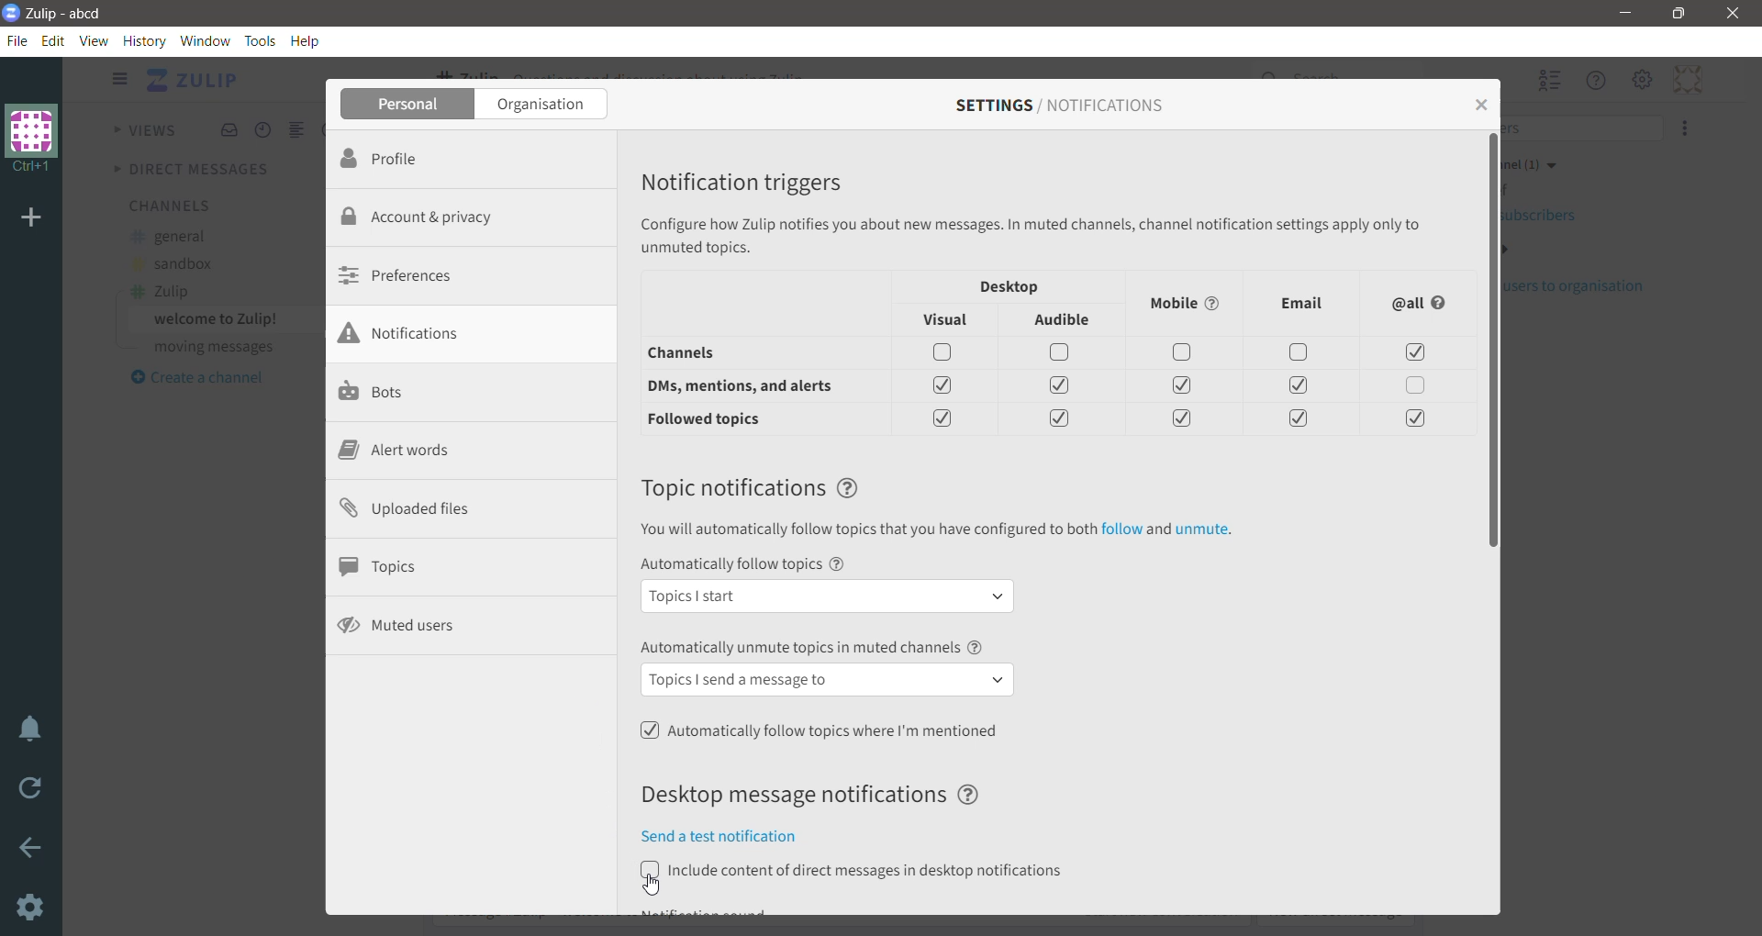 This screenshot has height=936, width=1762. I want to click on Personal, so click(408, 105).